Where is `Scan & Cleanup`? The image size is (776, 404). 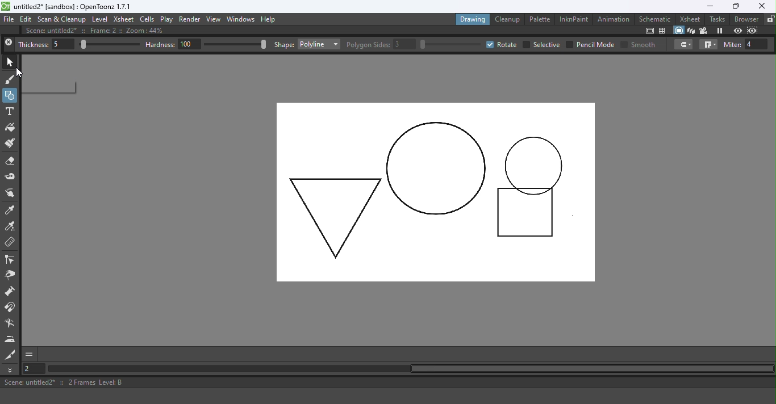
Scan & Cleanup is located at coordinates (62, 20).